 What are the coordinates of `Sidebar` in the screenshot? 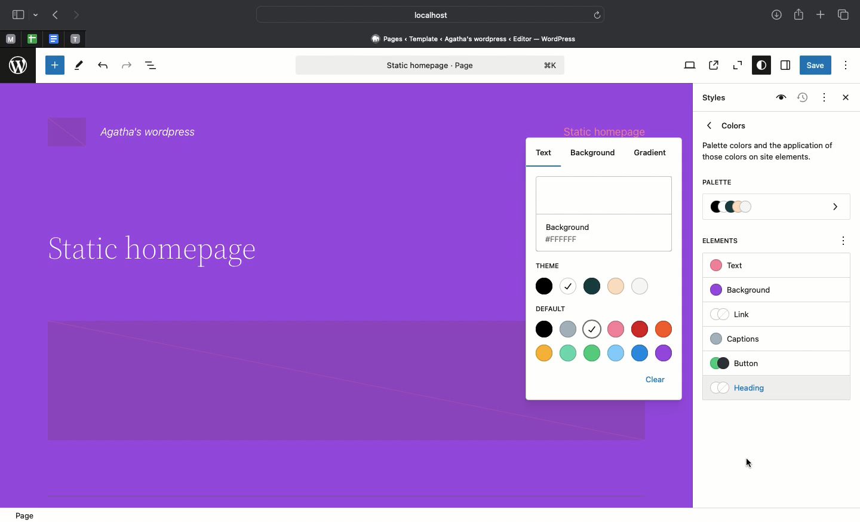 It's located at (18, 15).